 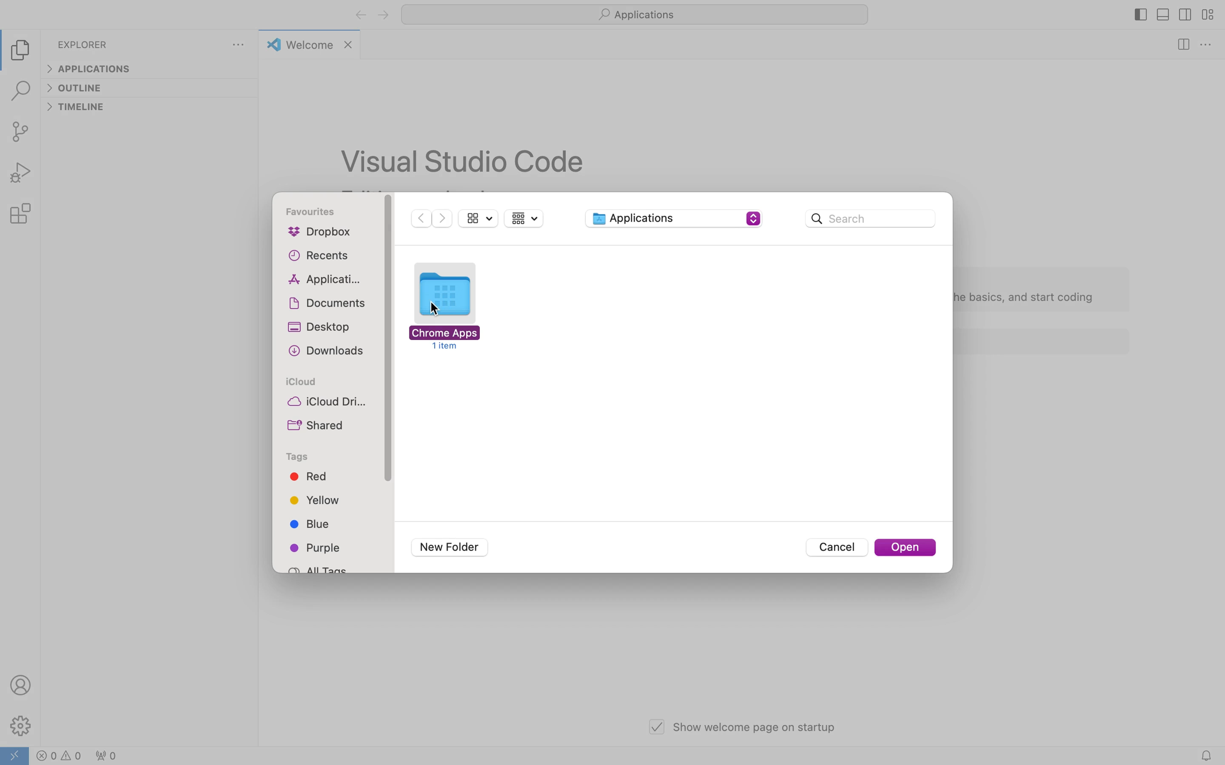 What do you see at coordinates (1141, 16) in the screenshot?
I see `toggle primary side bar` at bounding box center [1141, 16].